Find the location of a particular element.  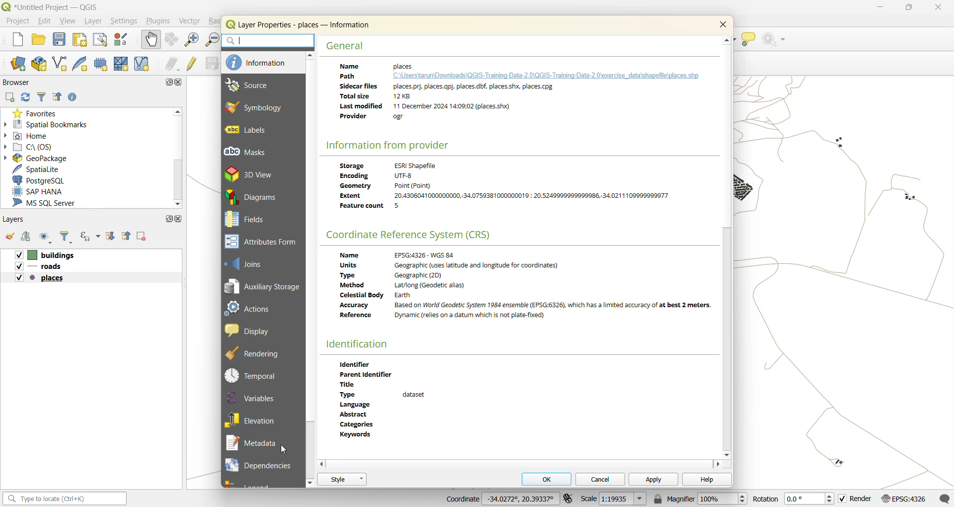

spatilite is located at coordinates (45, 168).